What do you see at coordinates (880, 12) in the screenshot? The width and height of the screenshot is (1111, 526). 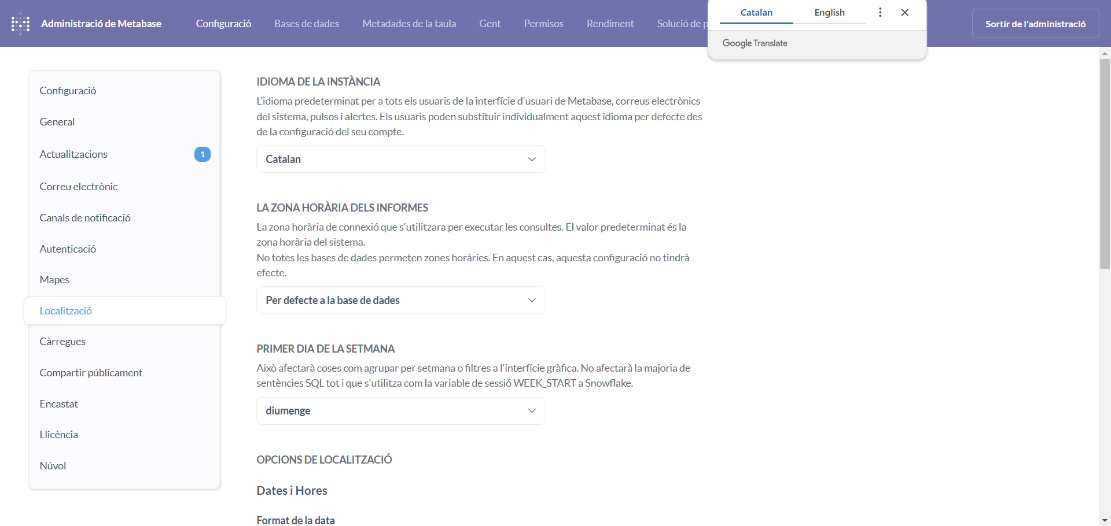 I see `more options` at bounding box center [880, 12].